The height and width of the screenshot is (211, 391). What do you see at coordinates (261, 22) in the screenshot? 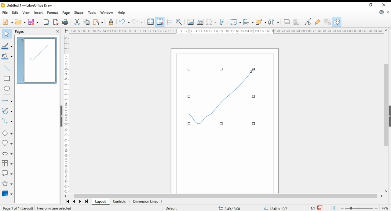
I see `arrange` at bounding box center [261, 22].